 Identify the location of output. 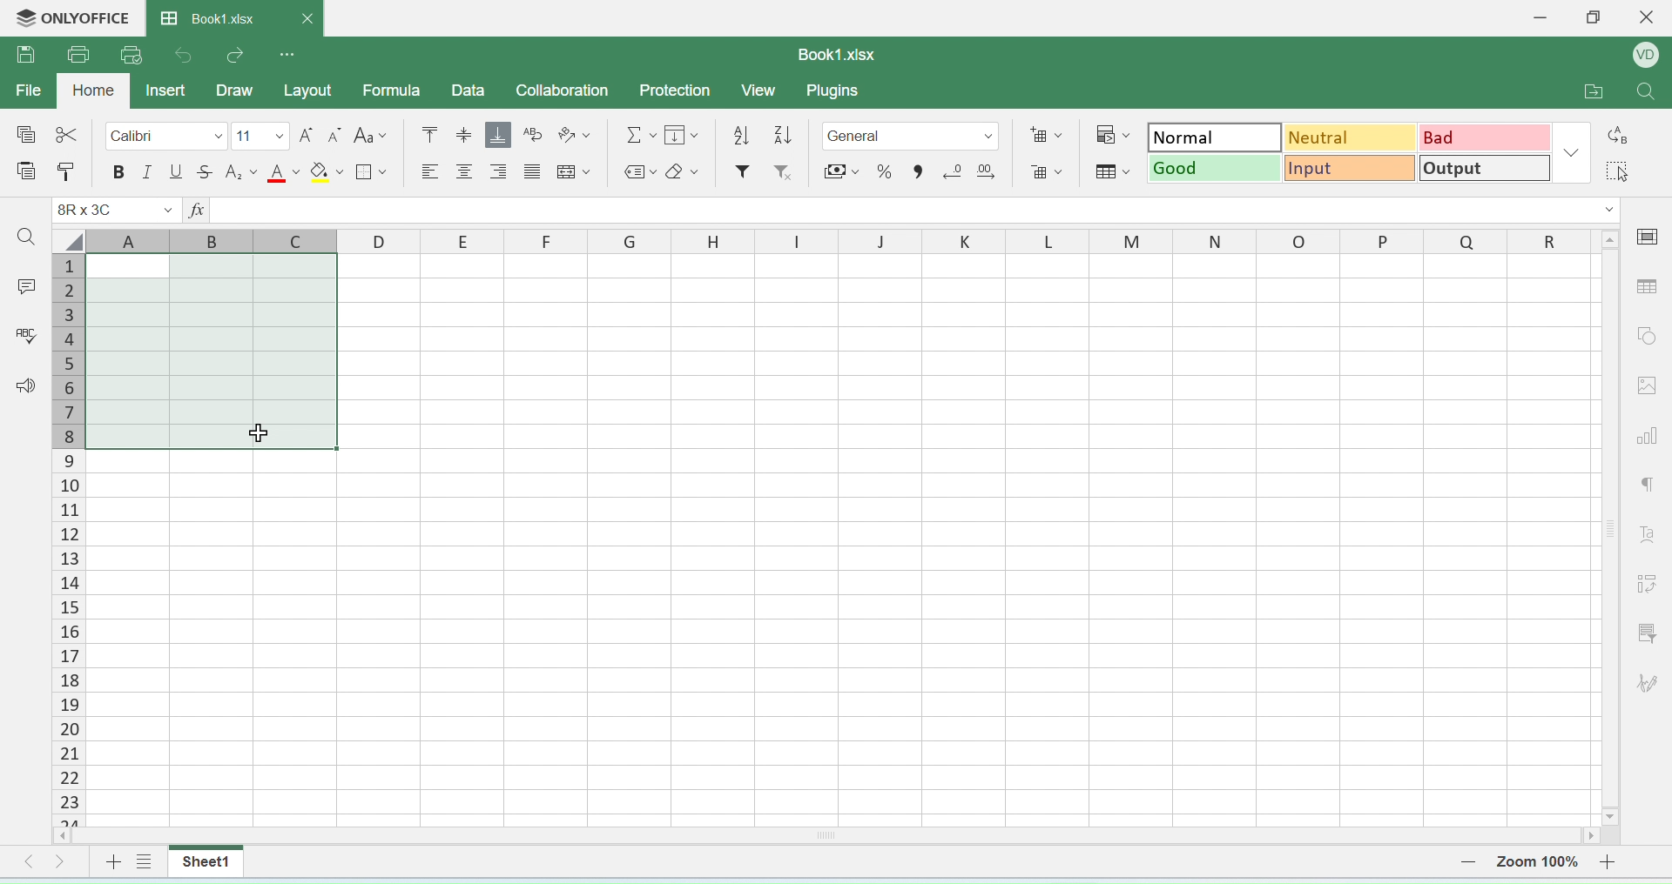
(1485, 168).